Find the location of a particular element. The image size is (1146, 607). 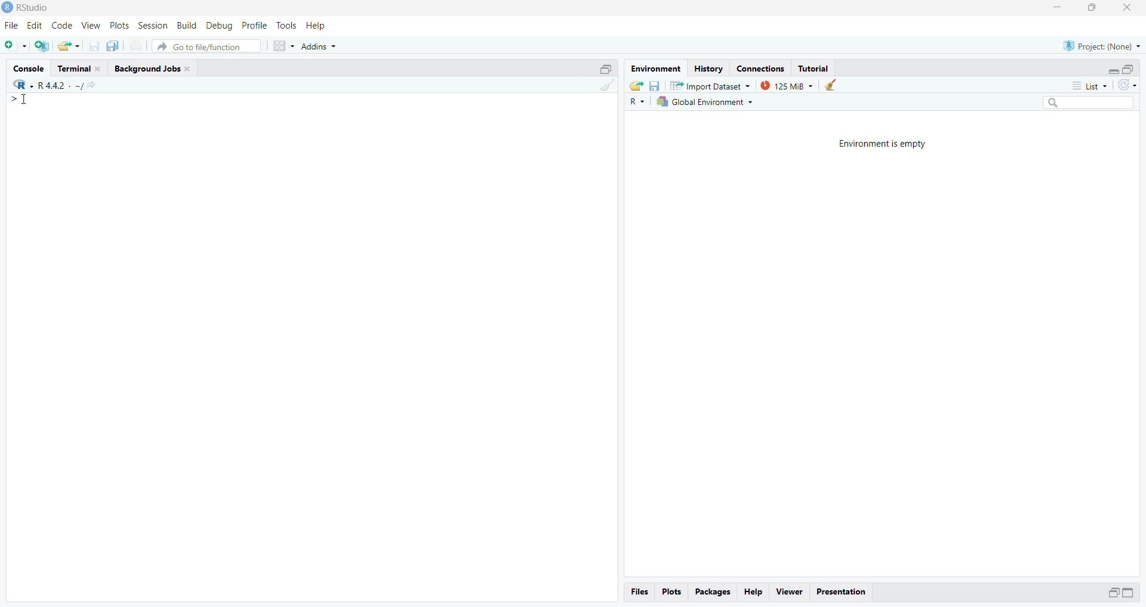

minimize is located at coordinates (1127, 593).